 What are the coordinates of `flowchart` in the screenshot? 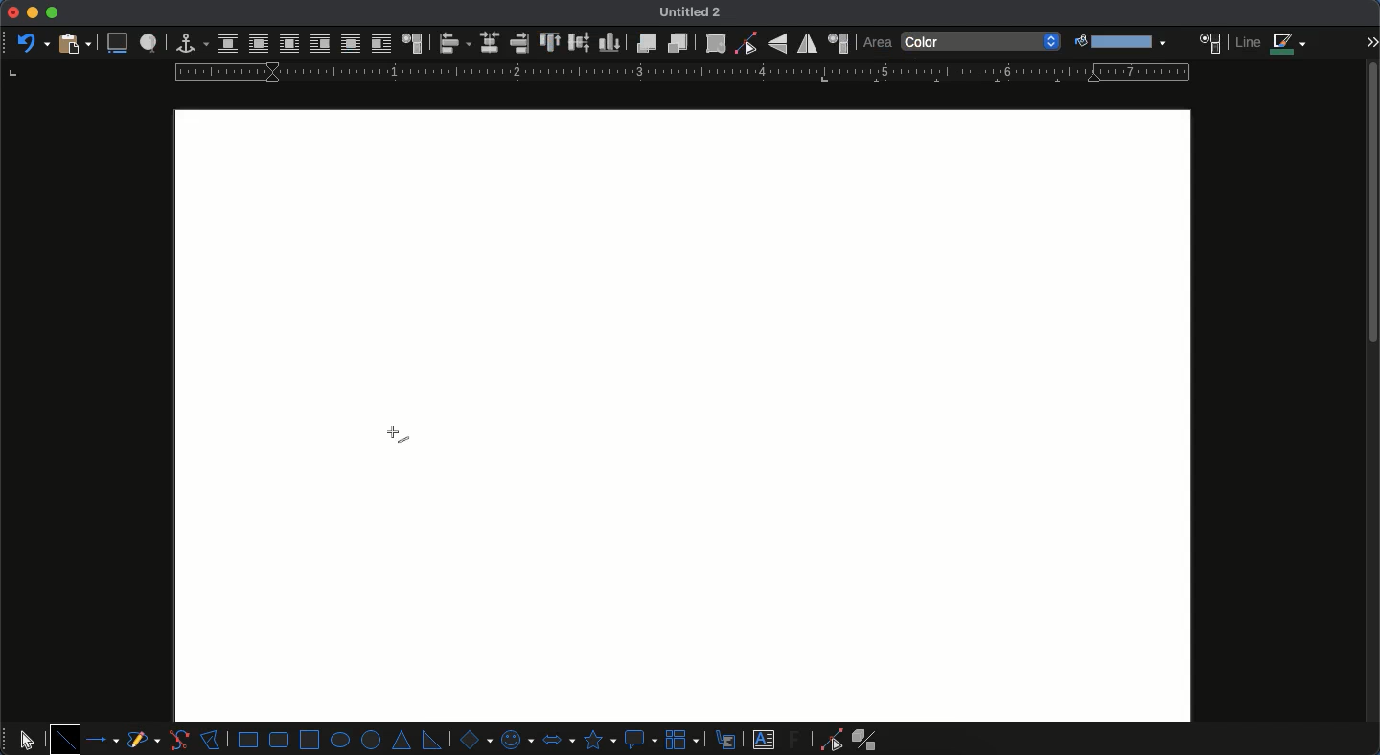 It's located at (684, 739).